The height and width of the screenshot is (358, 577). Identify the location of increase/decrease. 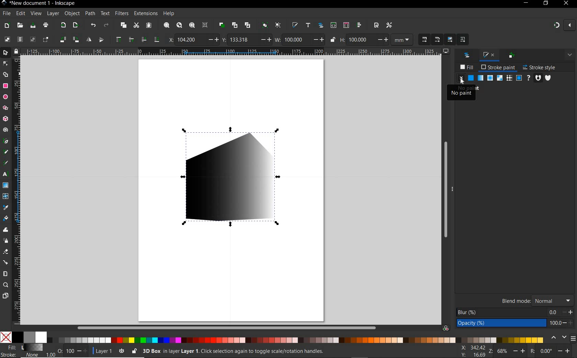
(265, 40).